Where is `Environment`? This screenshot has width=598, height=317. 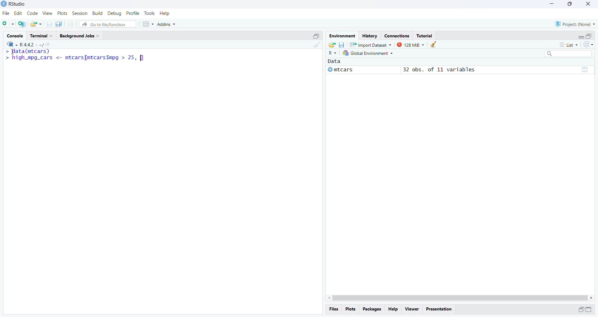
Environment is located at coordinates (341, 35).